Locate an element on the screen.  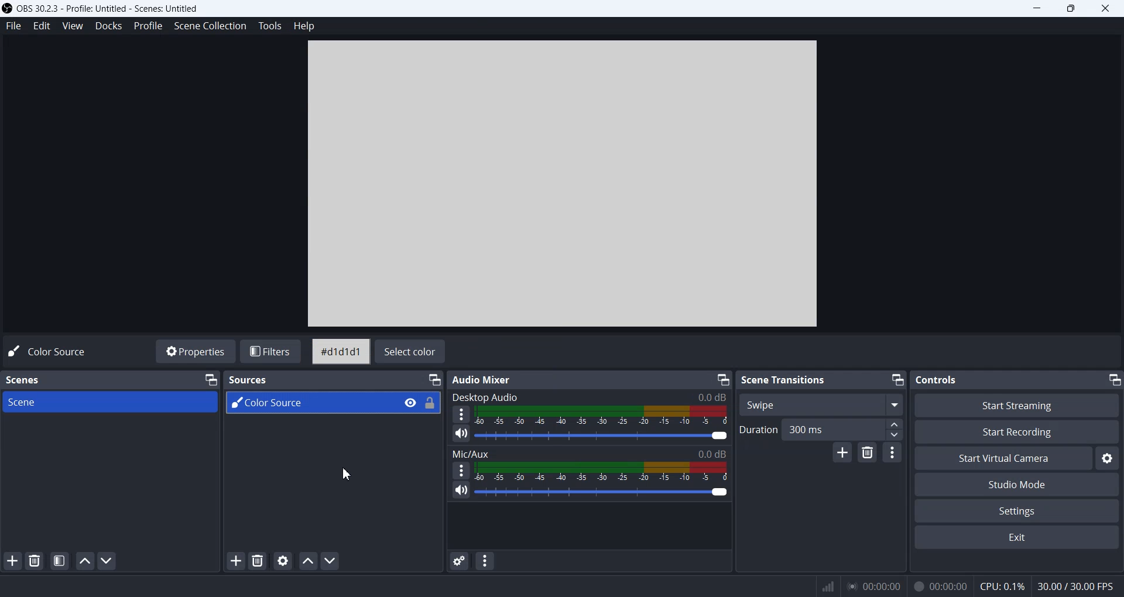
CPU: 0.1% is located at coordinates (998, 585).